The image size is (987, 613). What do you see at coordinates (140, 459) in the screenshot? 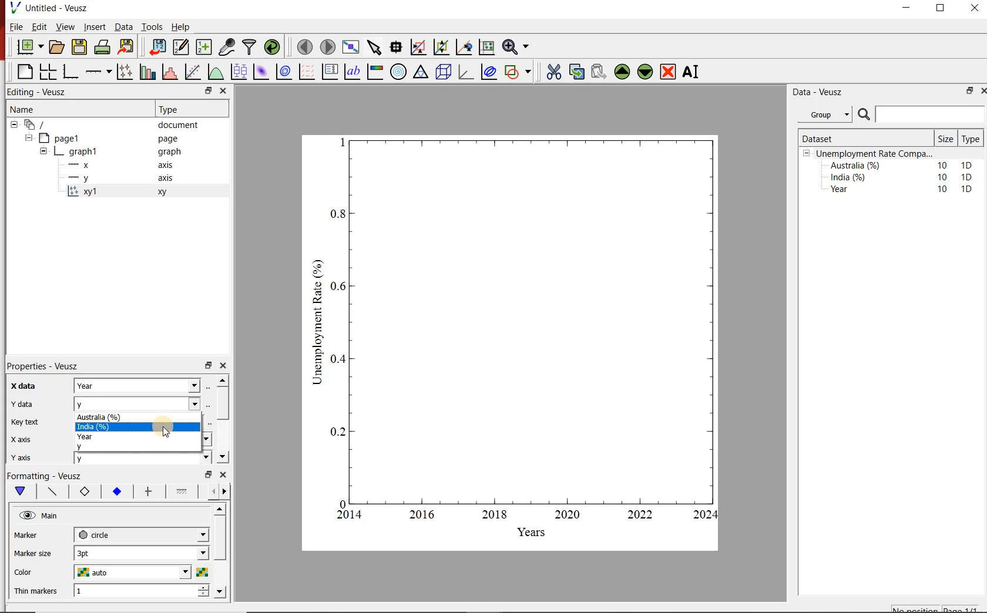
I see `y` at bounding box center [140, 459].